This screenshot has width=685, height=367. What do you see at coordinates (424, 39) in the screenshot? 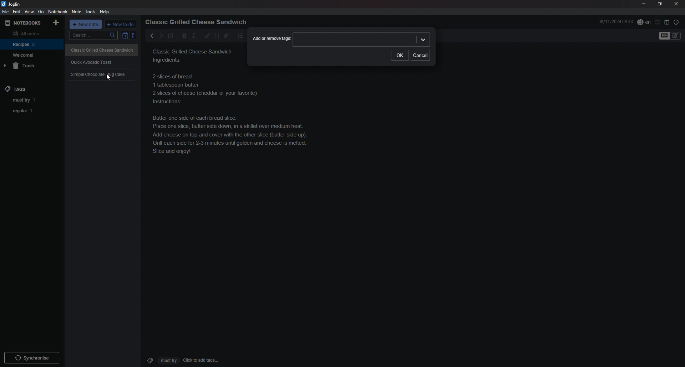
I see `Drop down` at bounding box center [424, 39].